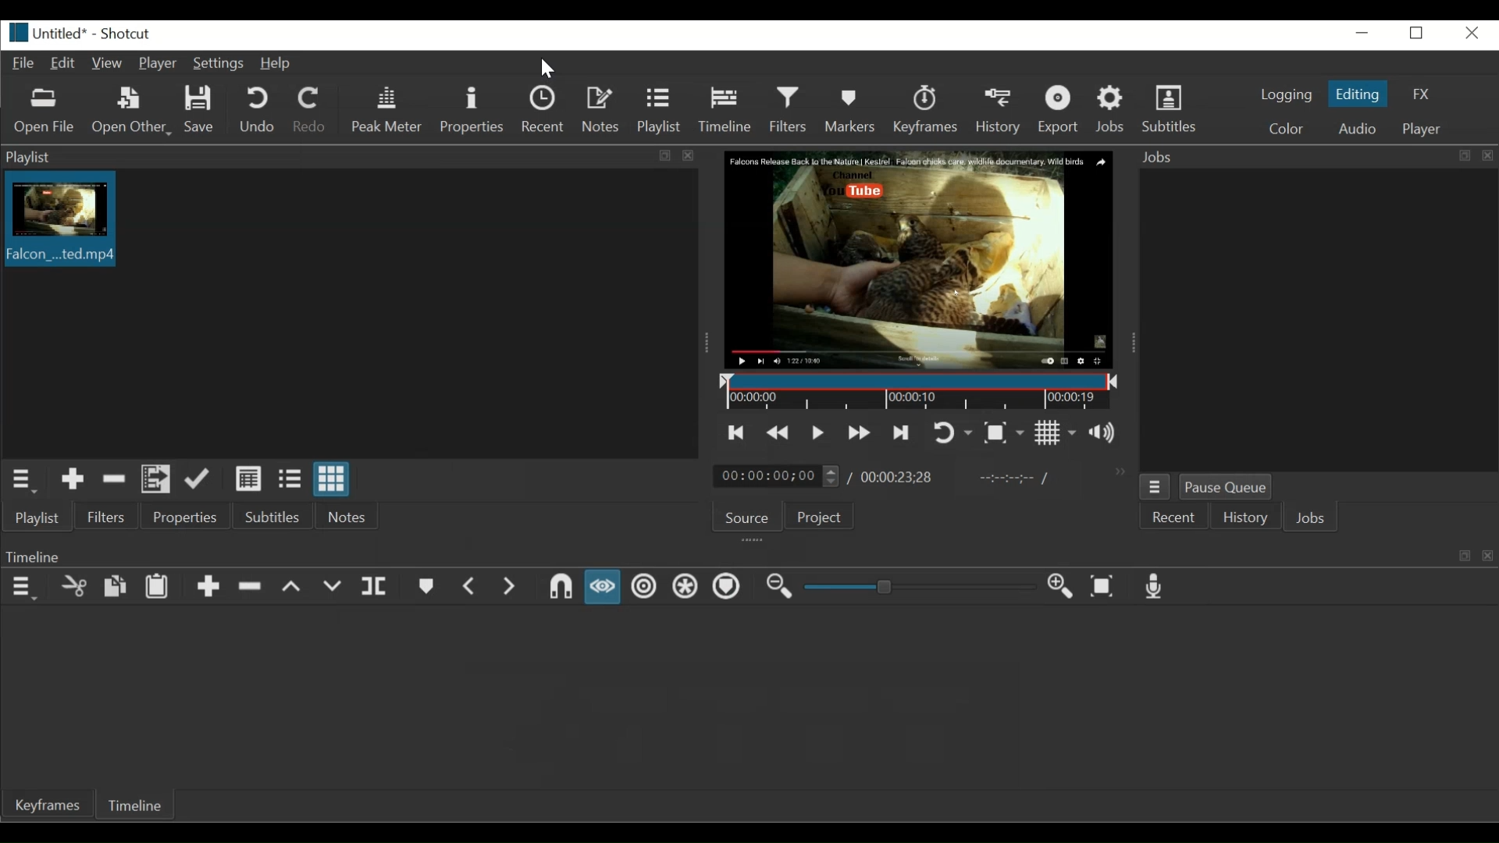  What do you see at coordinates (1472, 34) in the screenshot?
I see `Close` at bounding box center [1472, 34].